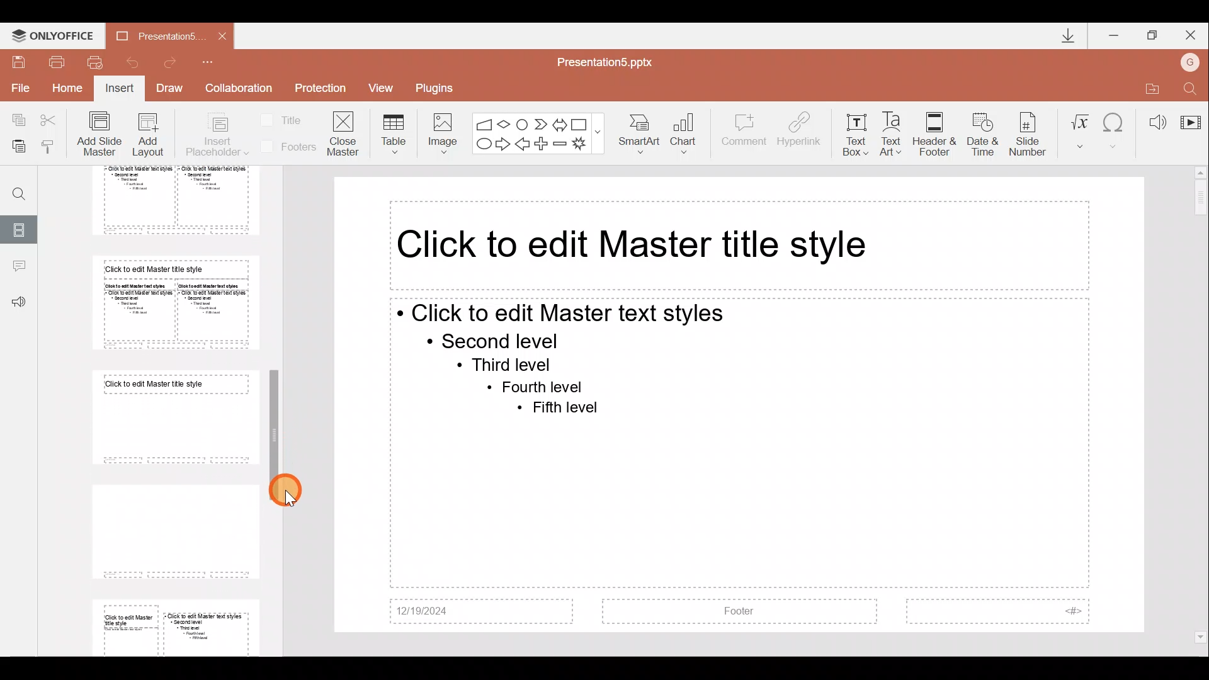  I want to click on Slide 6, so click(171, 303).